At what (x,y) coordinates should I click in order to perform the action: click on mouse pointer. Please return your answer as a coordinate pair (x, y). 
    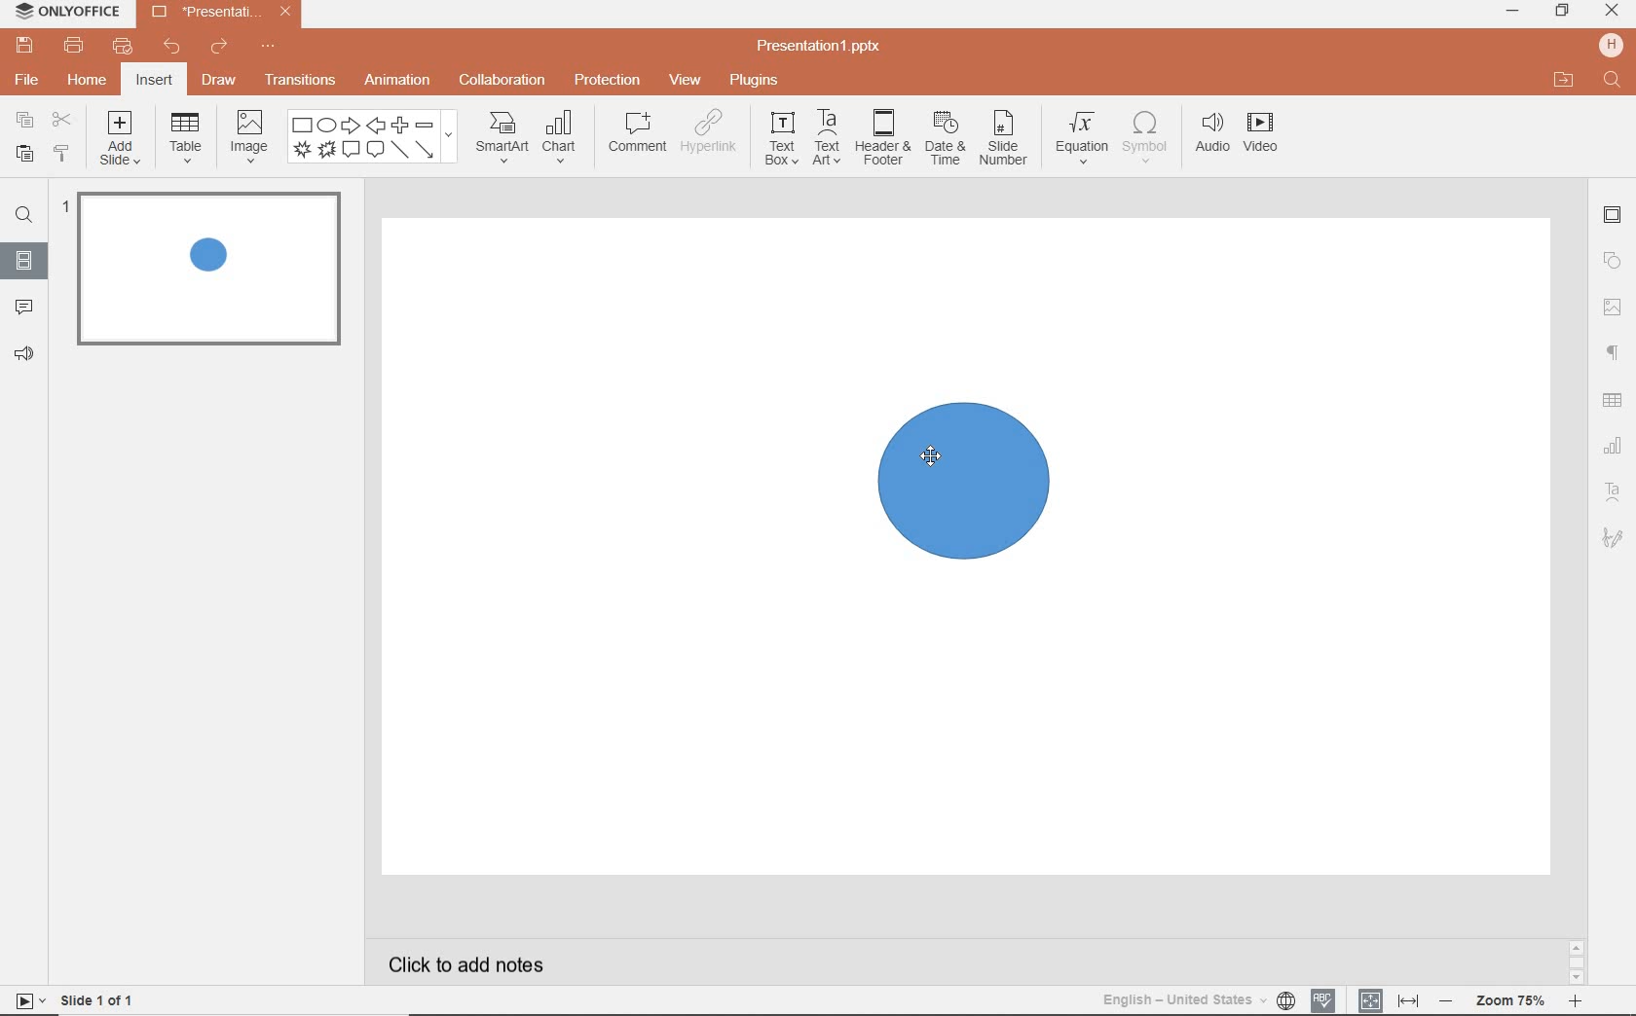
    Looking at the image, I should click on (928, 450).